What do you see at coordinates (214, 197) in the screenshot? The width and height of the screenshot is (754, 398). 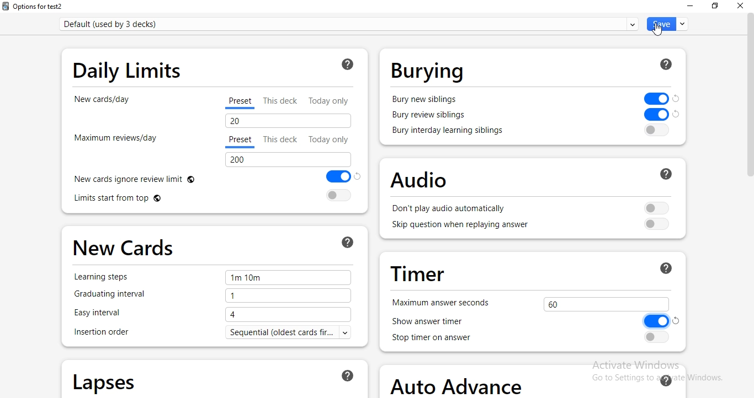 I see `limts` at bounding box center [214, 197].